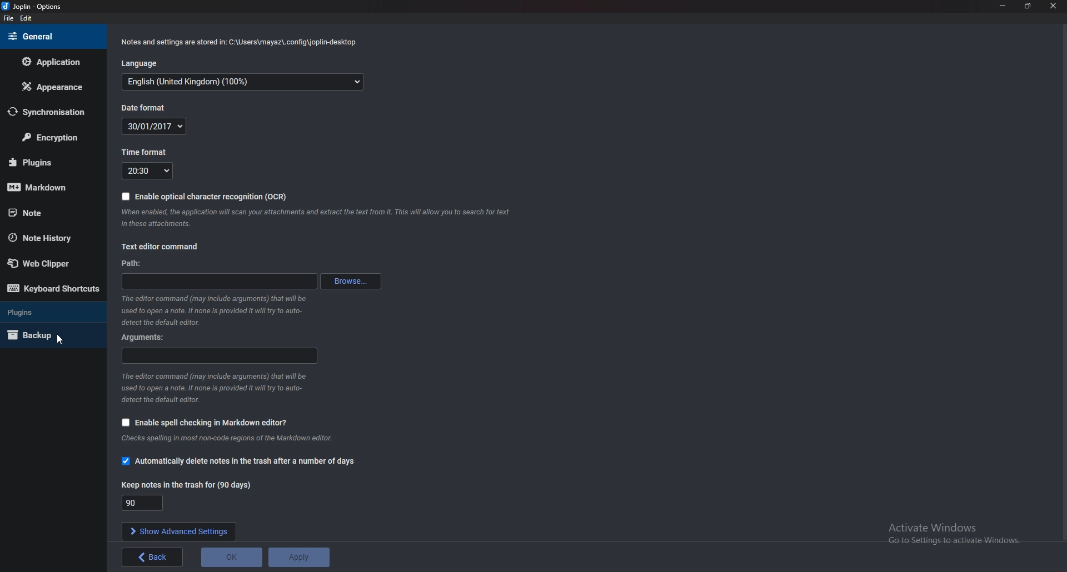  Describe the element at coordinates (144, 503) in the screenshot. I see `Keep notes in the trash for` at that location.